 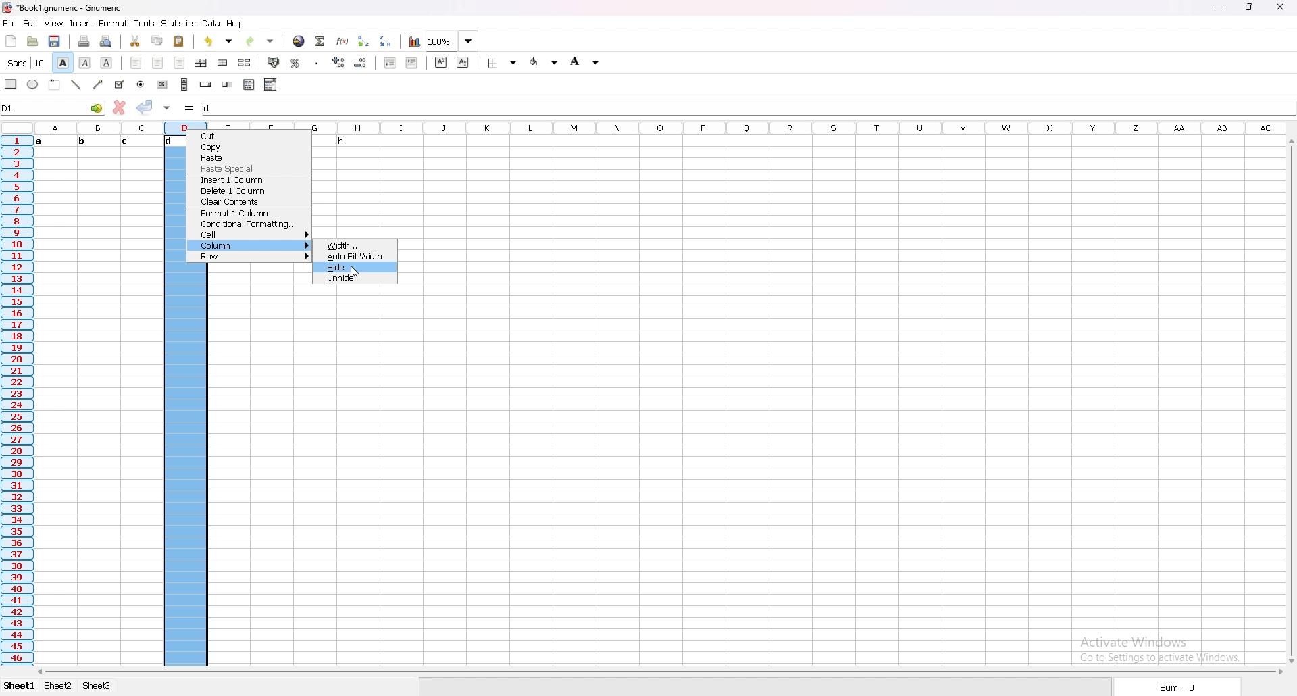 I want to click on new, so click(x=11, y=41).